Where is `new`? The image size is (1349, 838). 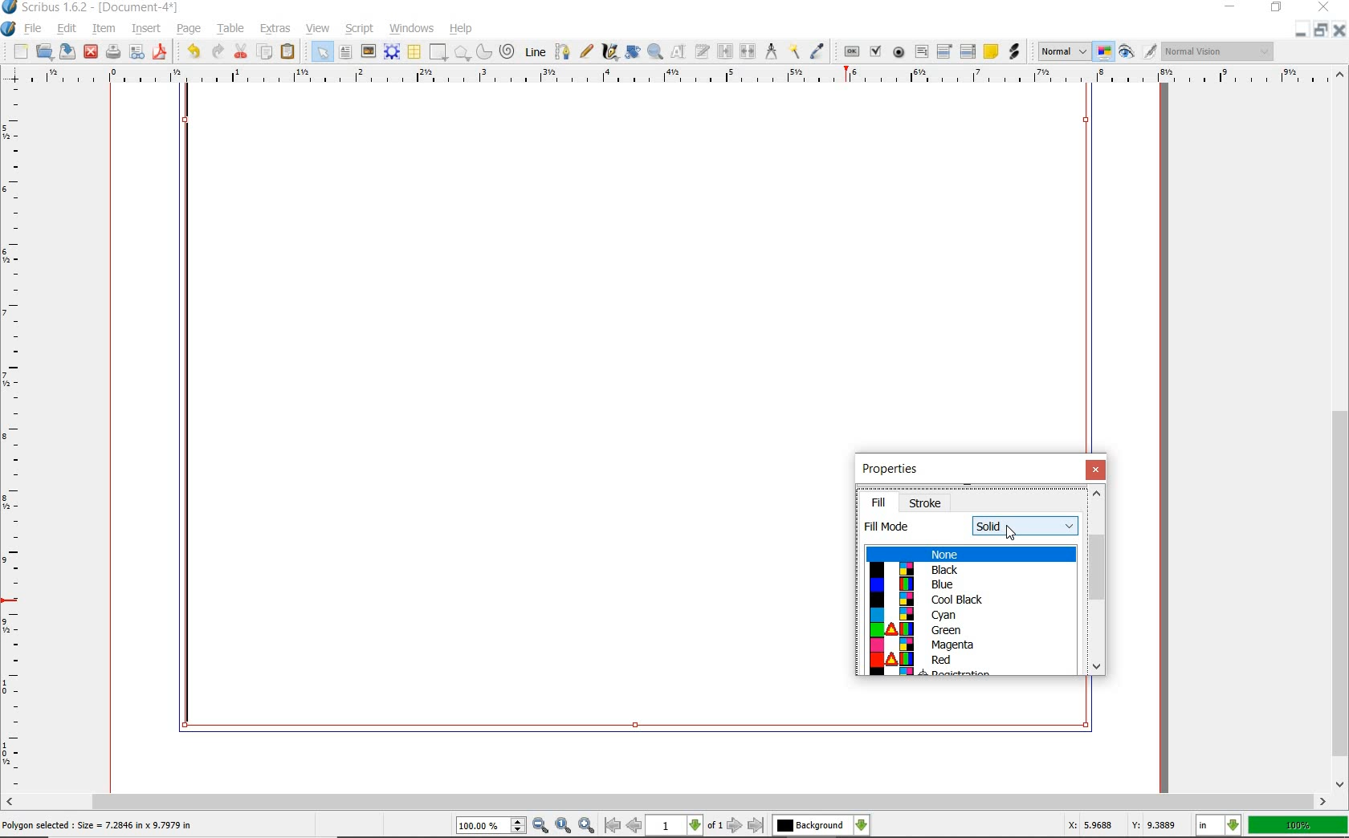 new is located at coordinates (15, 51).